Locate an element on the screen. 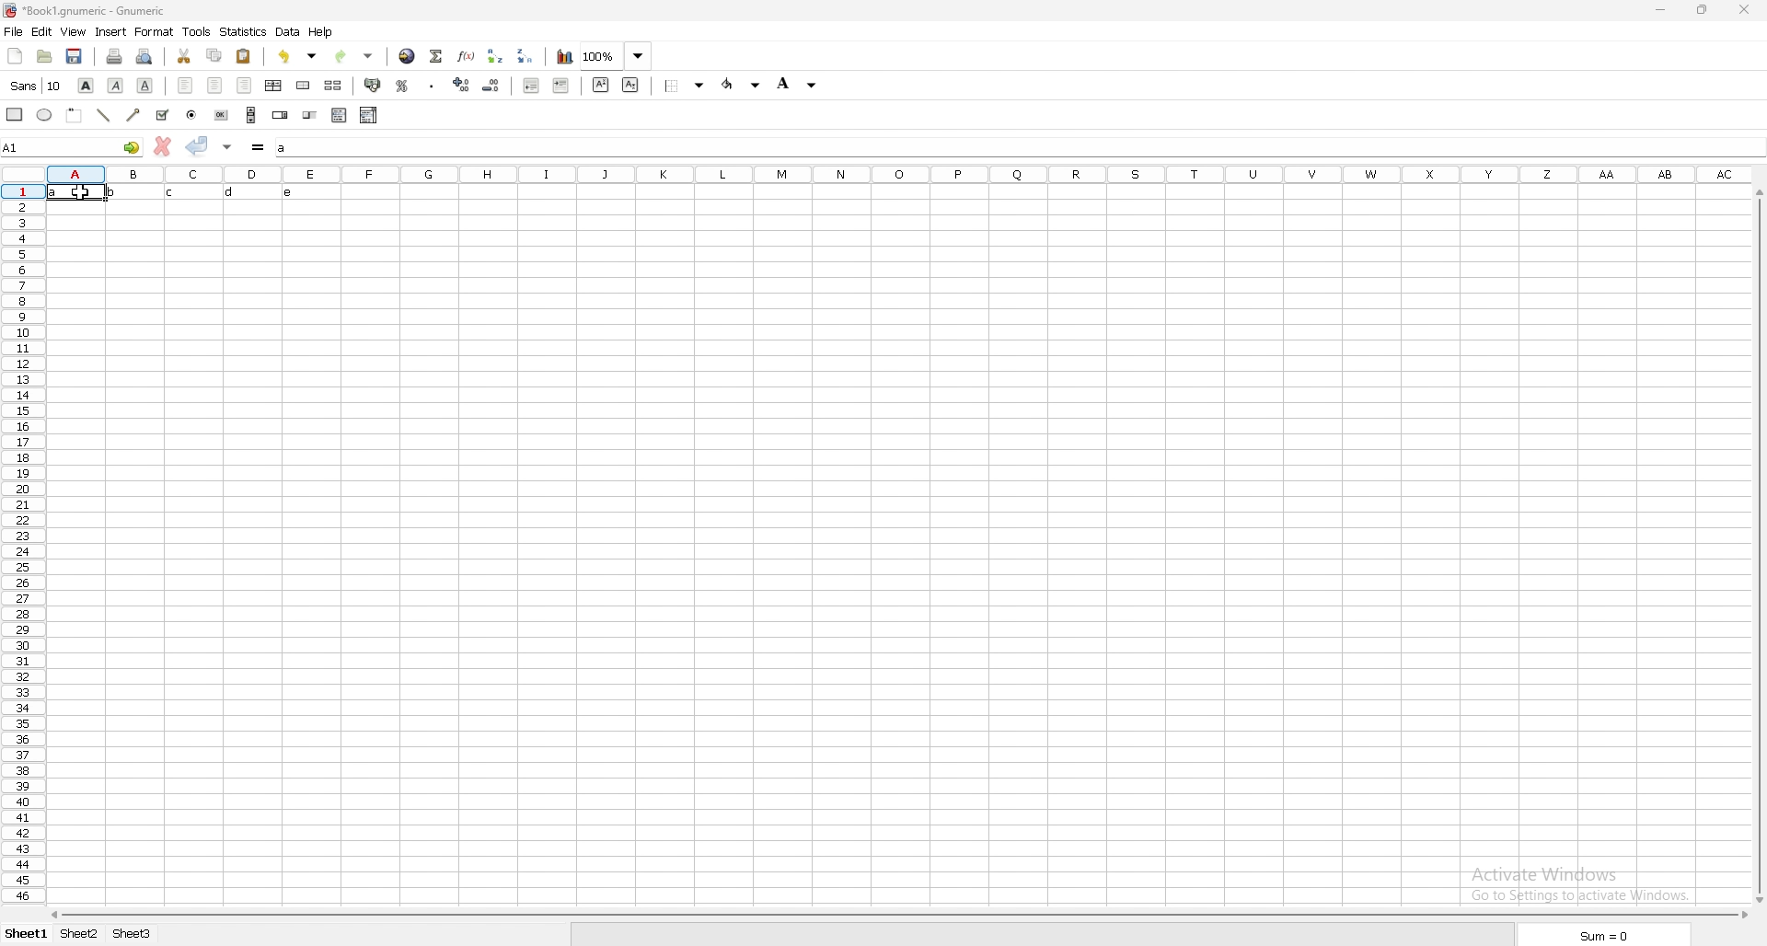 The image size is (1767, 946). sheet 3 is located at coordinates (133, 934).